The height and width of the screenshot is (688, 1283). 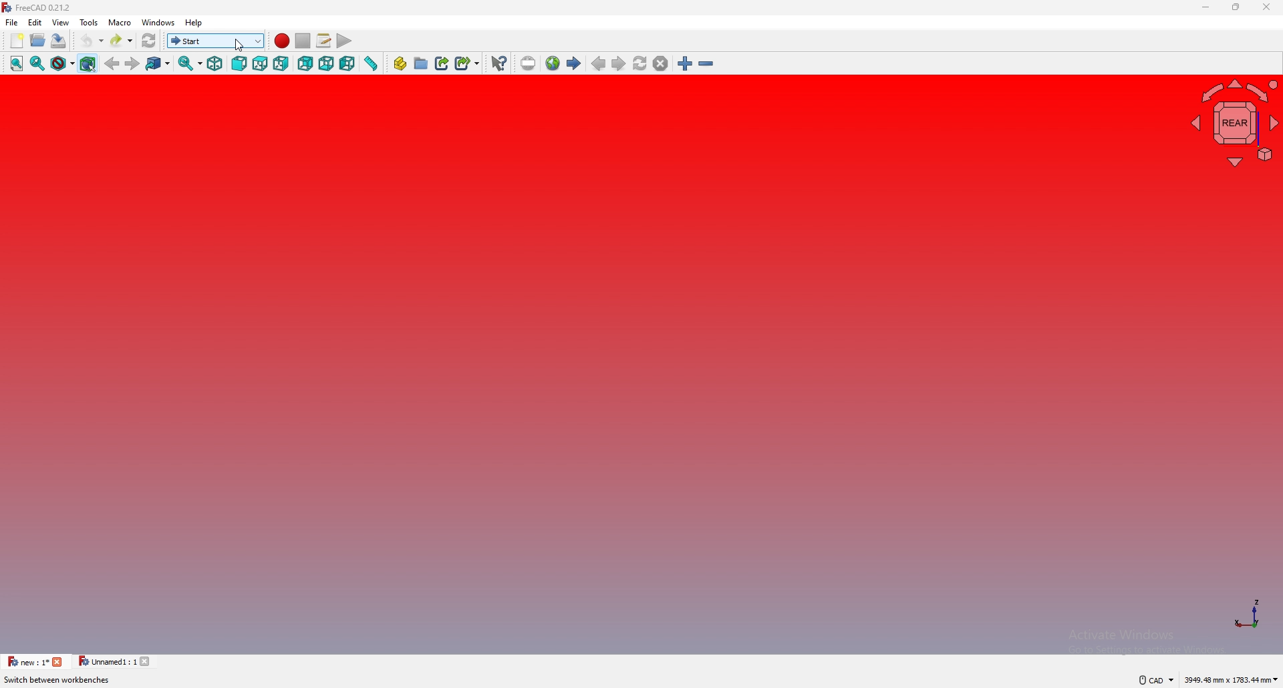 I want to click on create sub link, so click(x=468, y=63).